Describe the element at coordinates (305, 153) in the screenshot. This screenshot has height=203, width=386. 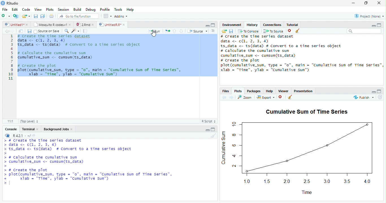
I see `Chart` at that location.